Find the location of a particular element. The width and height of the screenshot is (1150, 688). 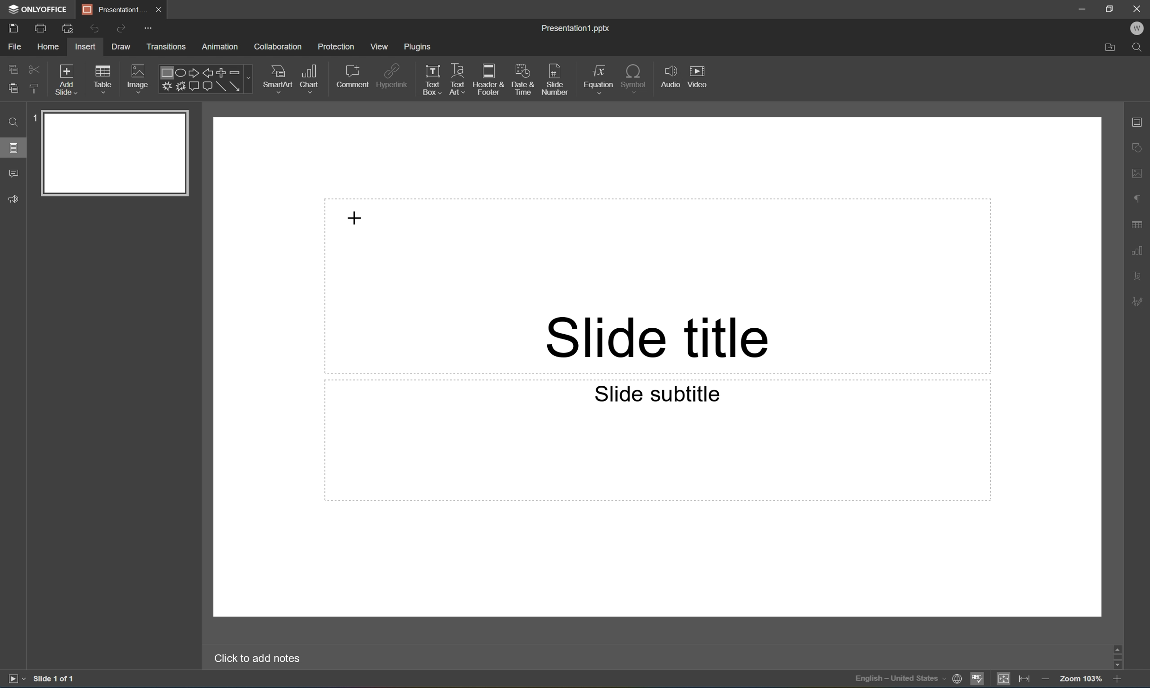

Slide title is located at coordinates (658, 338).